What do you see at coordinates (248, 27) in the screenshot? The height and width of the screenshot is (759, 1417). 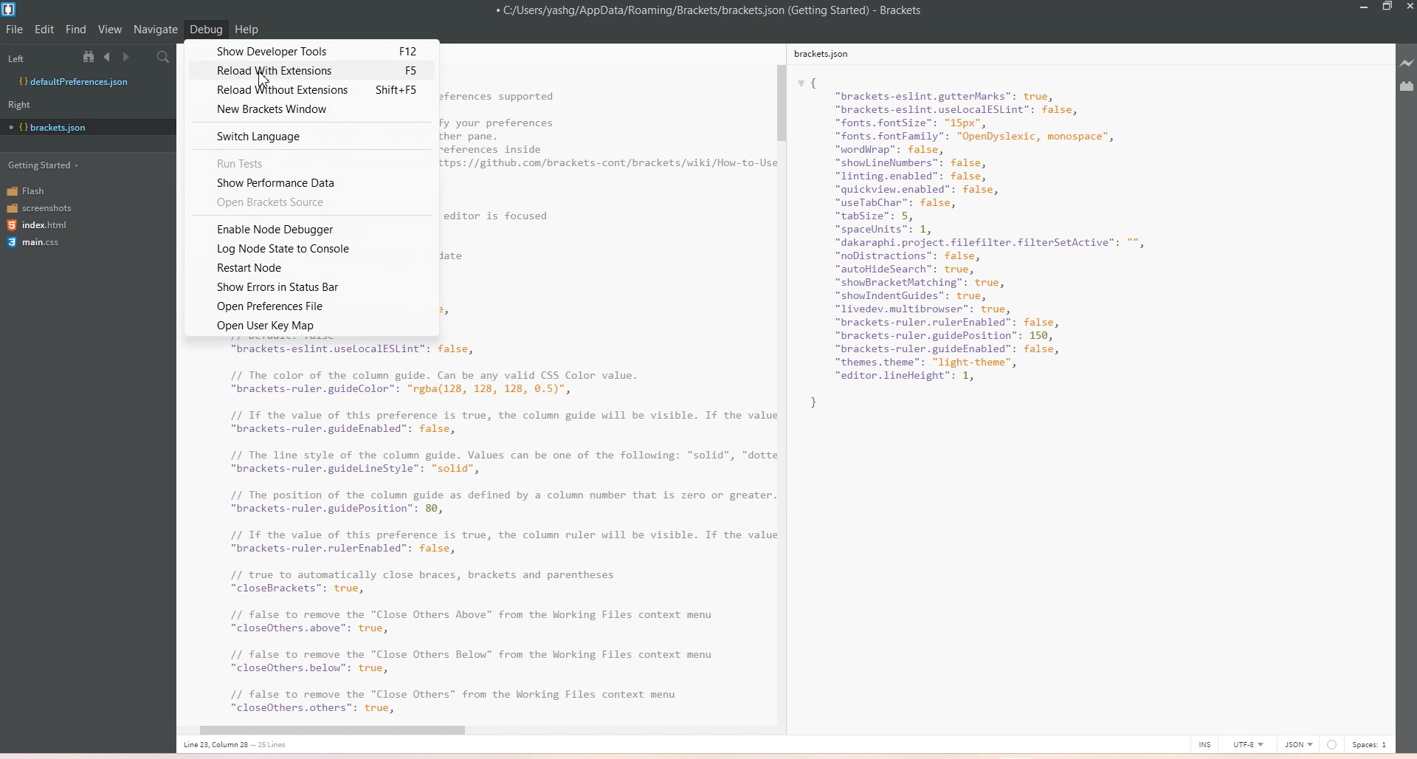 I see `Help` at bounding box center [248, 27].